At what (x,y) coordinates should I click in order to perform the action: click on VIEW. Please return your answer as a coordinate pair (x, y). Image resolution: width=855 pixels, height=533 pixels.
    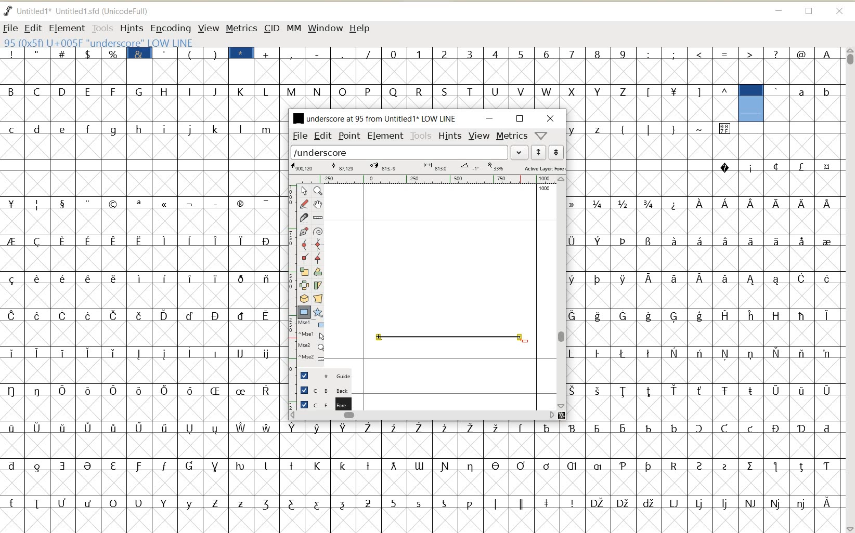
    Looking at the image, I should click on (479, 135).